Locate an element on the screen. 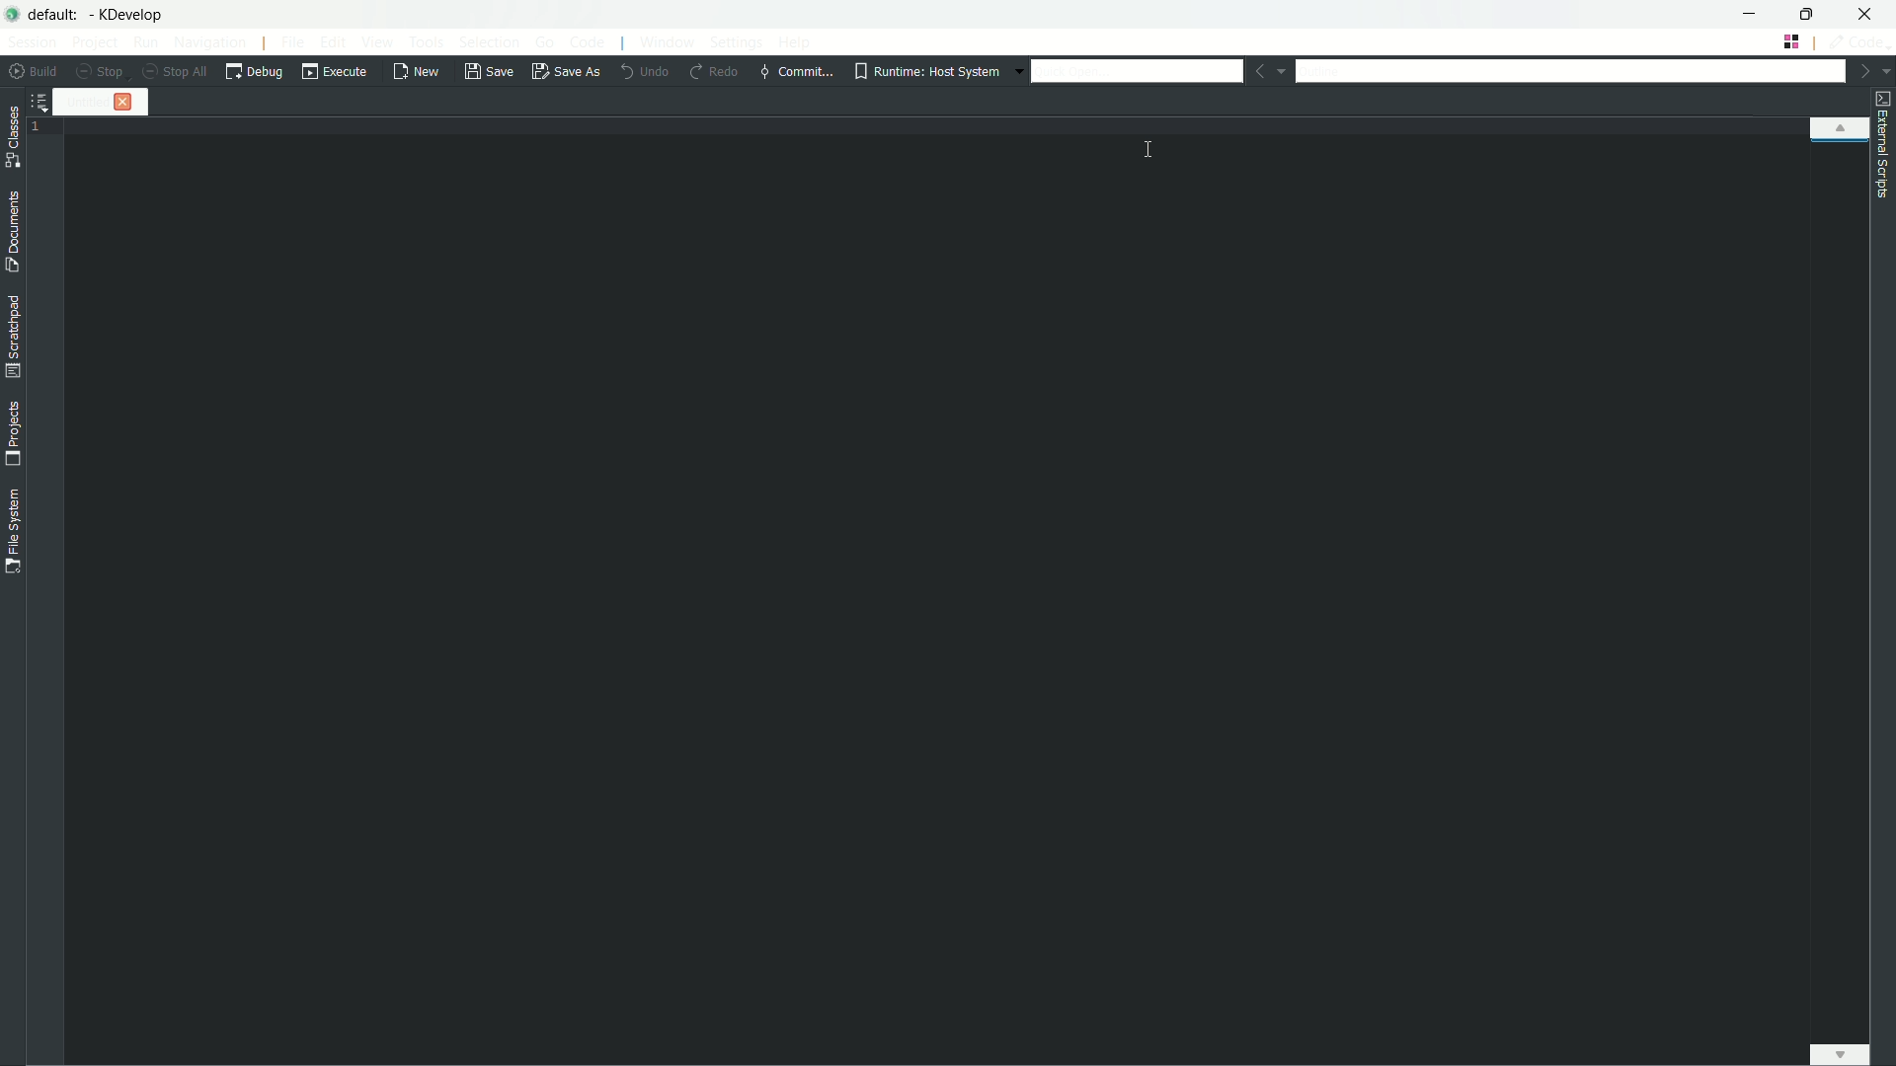 The height and width of the screenshot is (1066, 1896). untitled is located at coordinates (90, 102).